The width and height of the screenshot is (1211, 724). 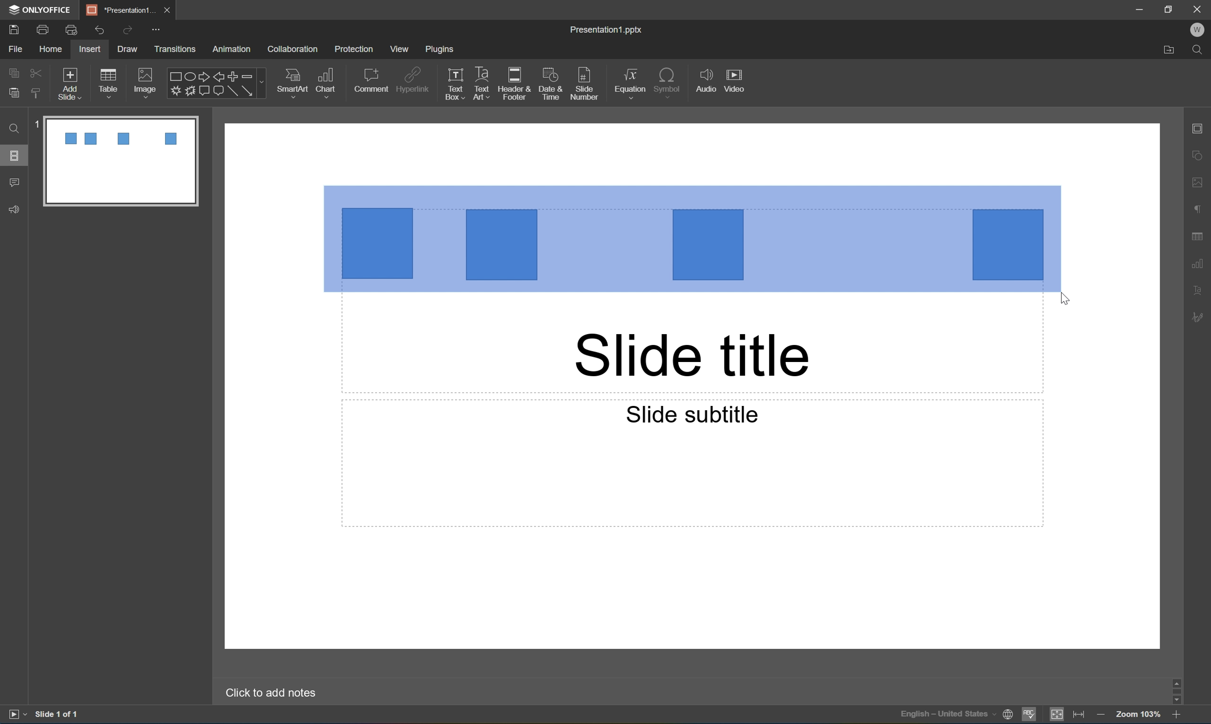 What do you see at coordinates (371, 80) in the screenshot?
I see `comment` at bounding box center [371, 80].